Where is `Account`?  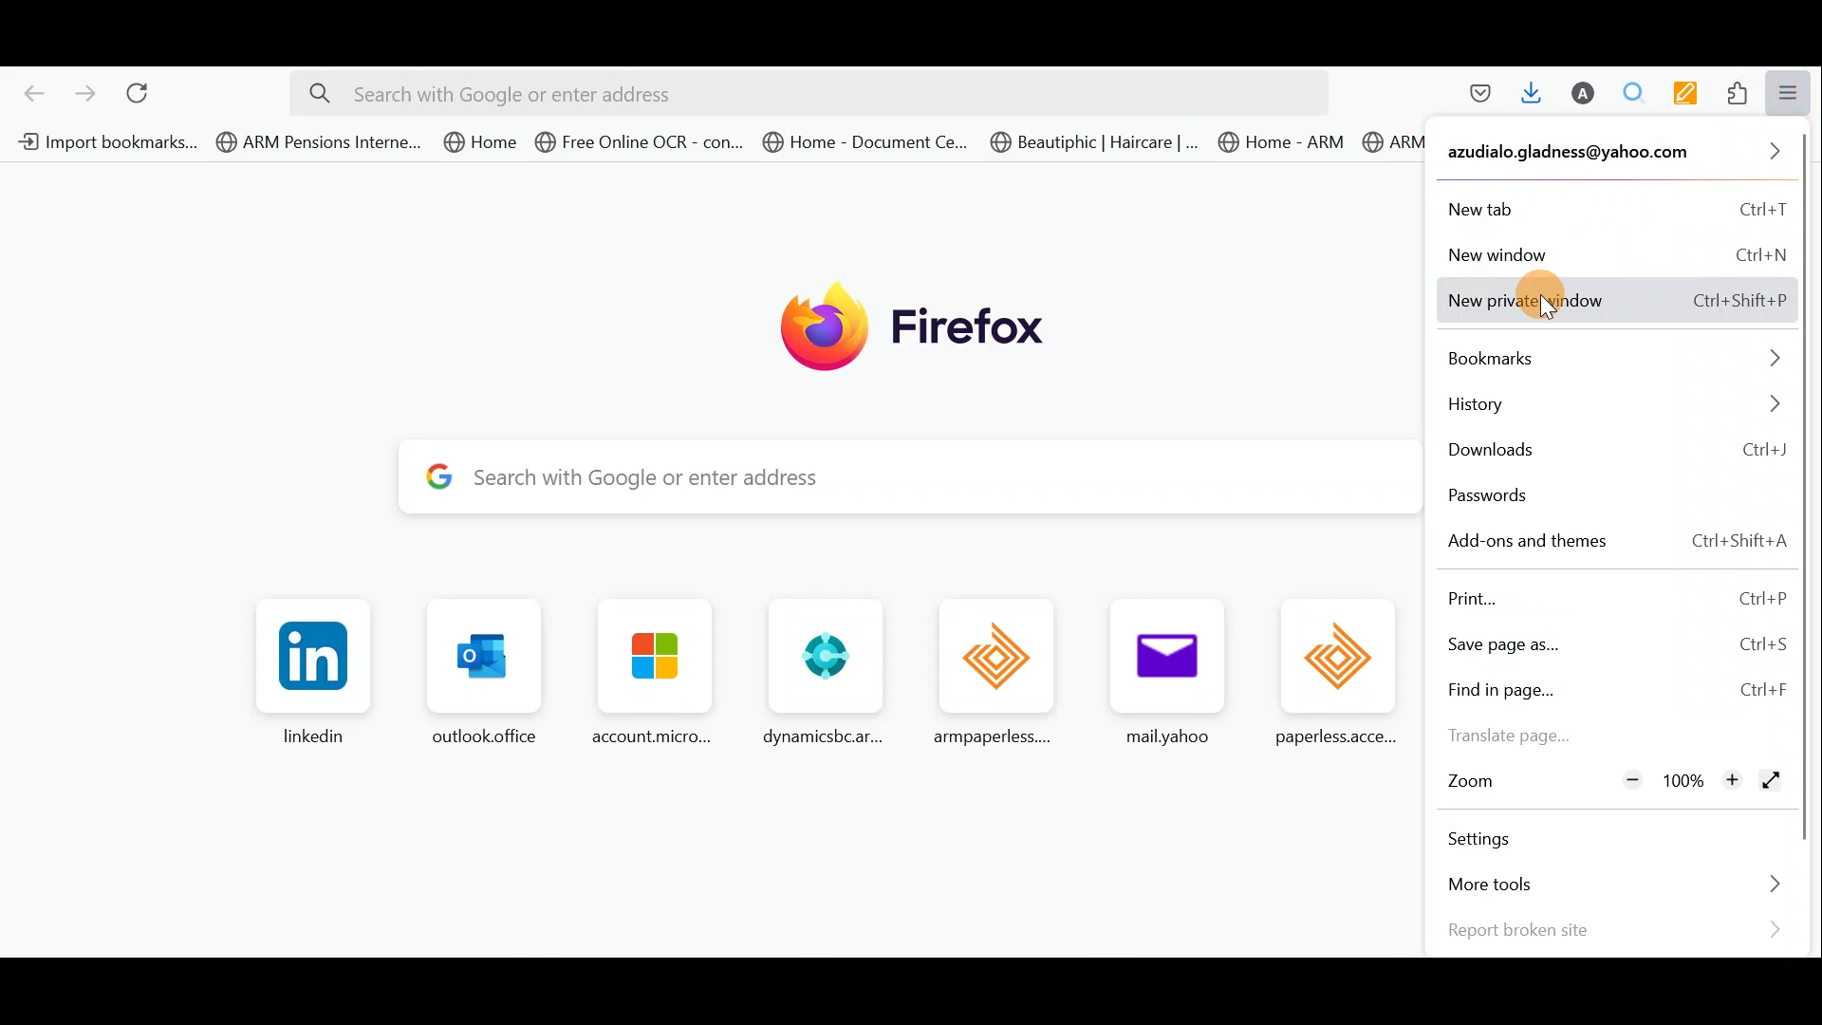 Account is located at coordinates (1585, 95).